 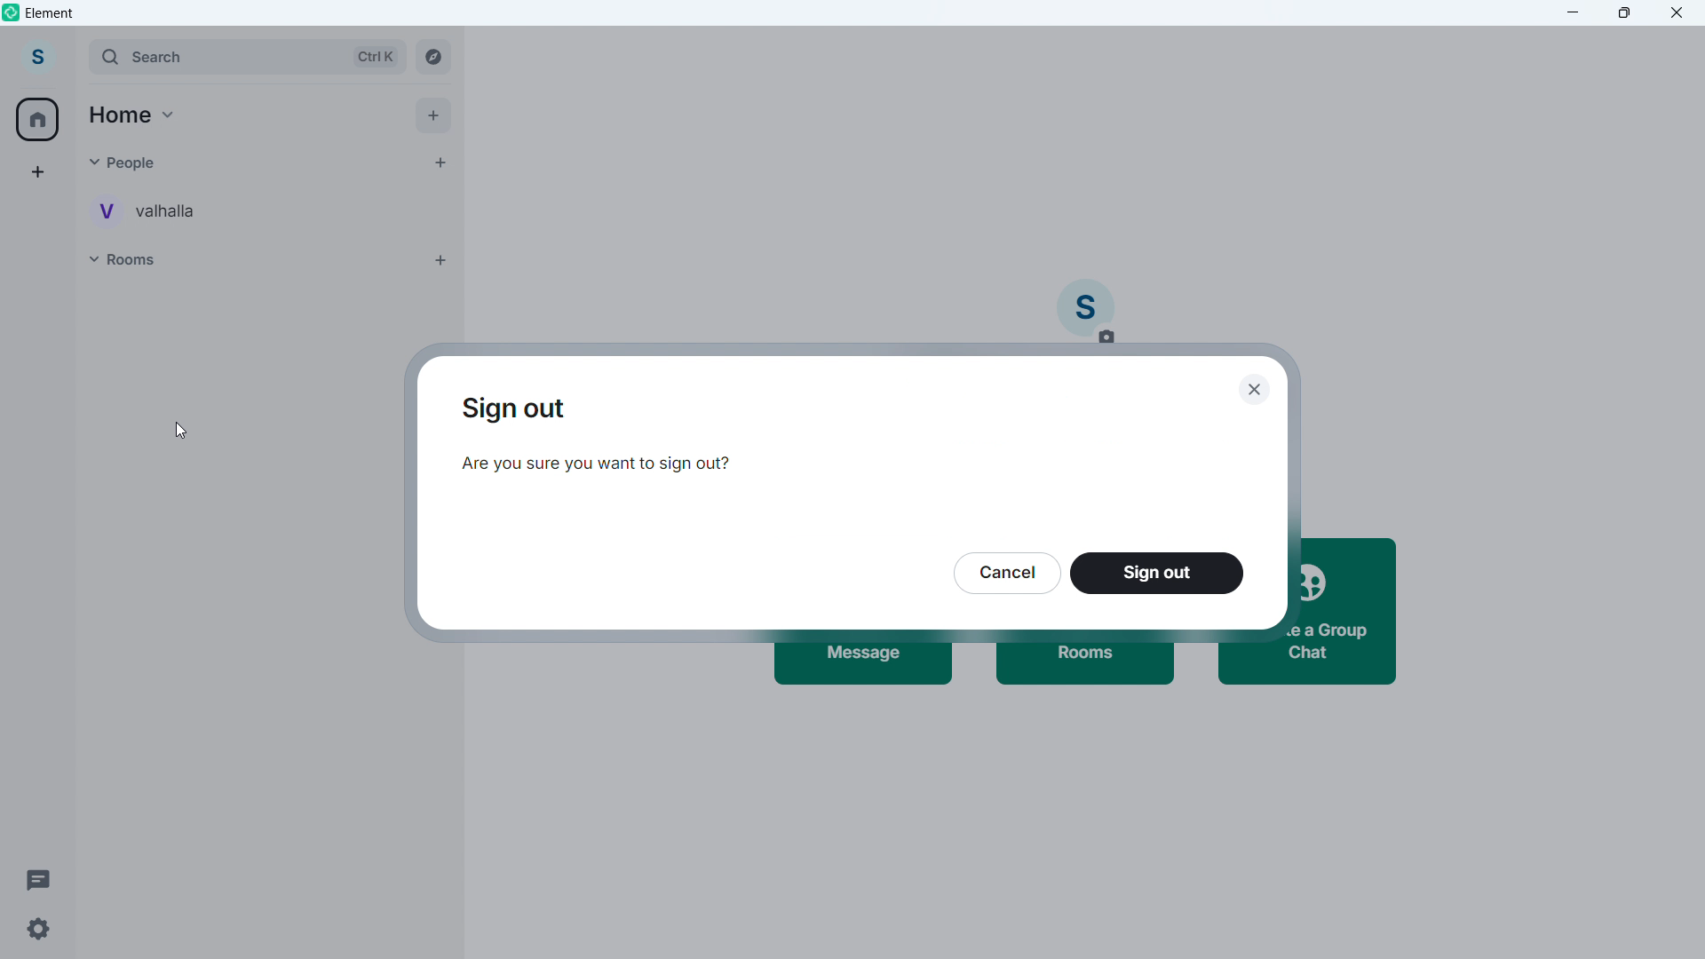 What do you see at coordinates (1155, 573) in the screenshot?
I see `Sign out ` at bounding box center [1155, 573].